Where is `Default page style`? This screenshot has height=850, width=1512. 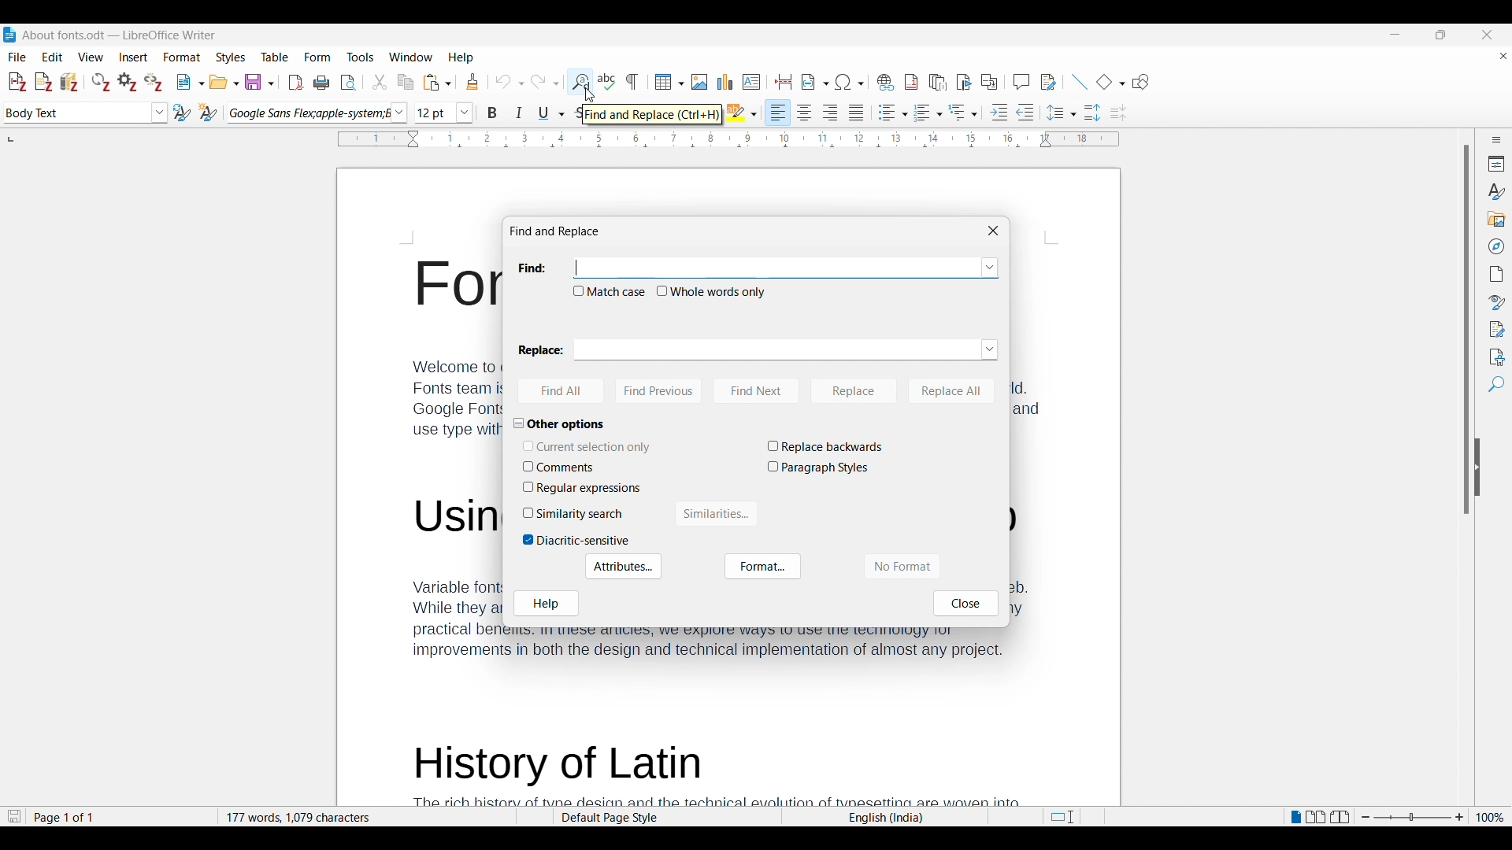
Default page style is located at coordinates (665, 818).